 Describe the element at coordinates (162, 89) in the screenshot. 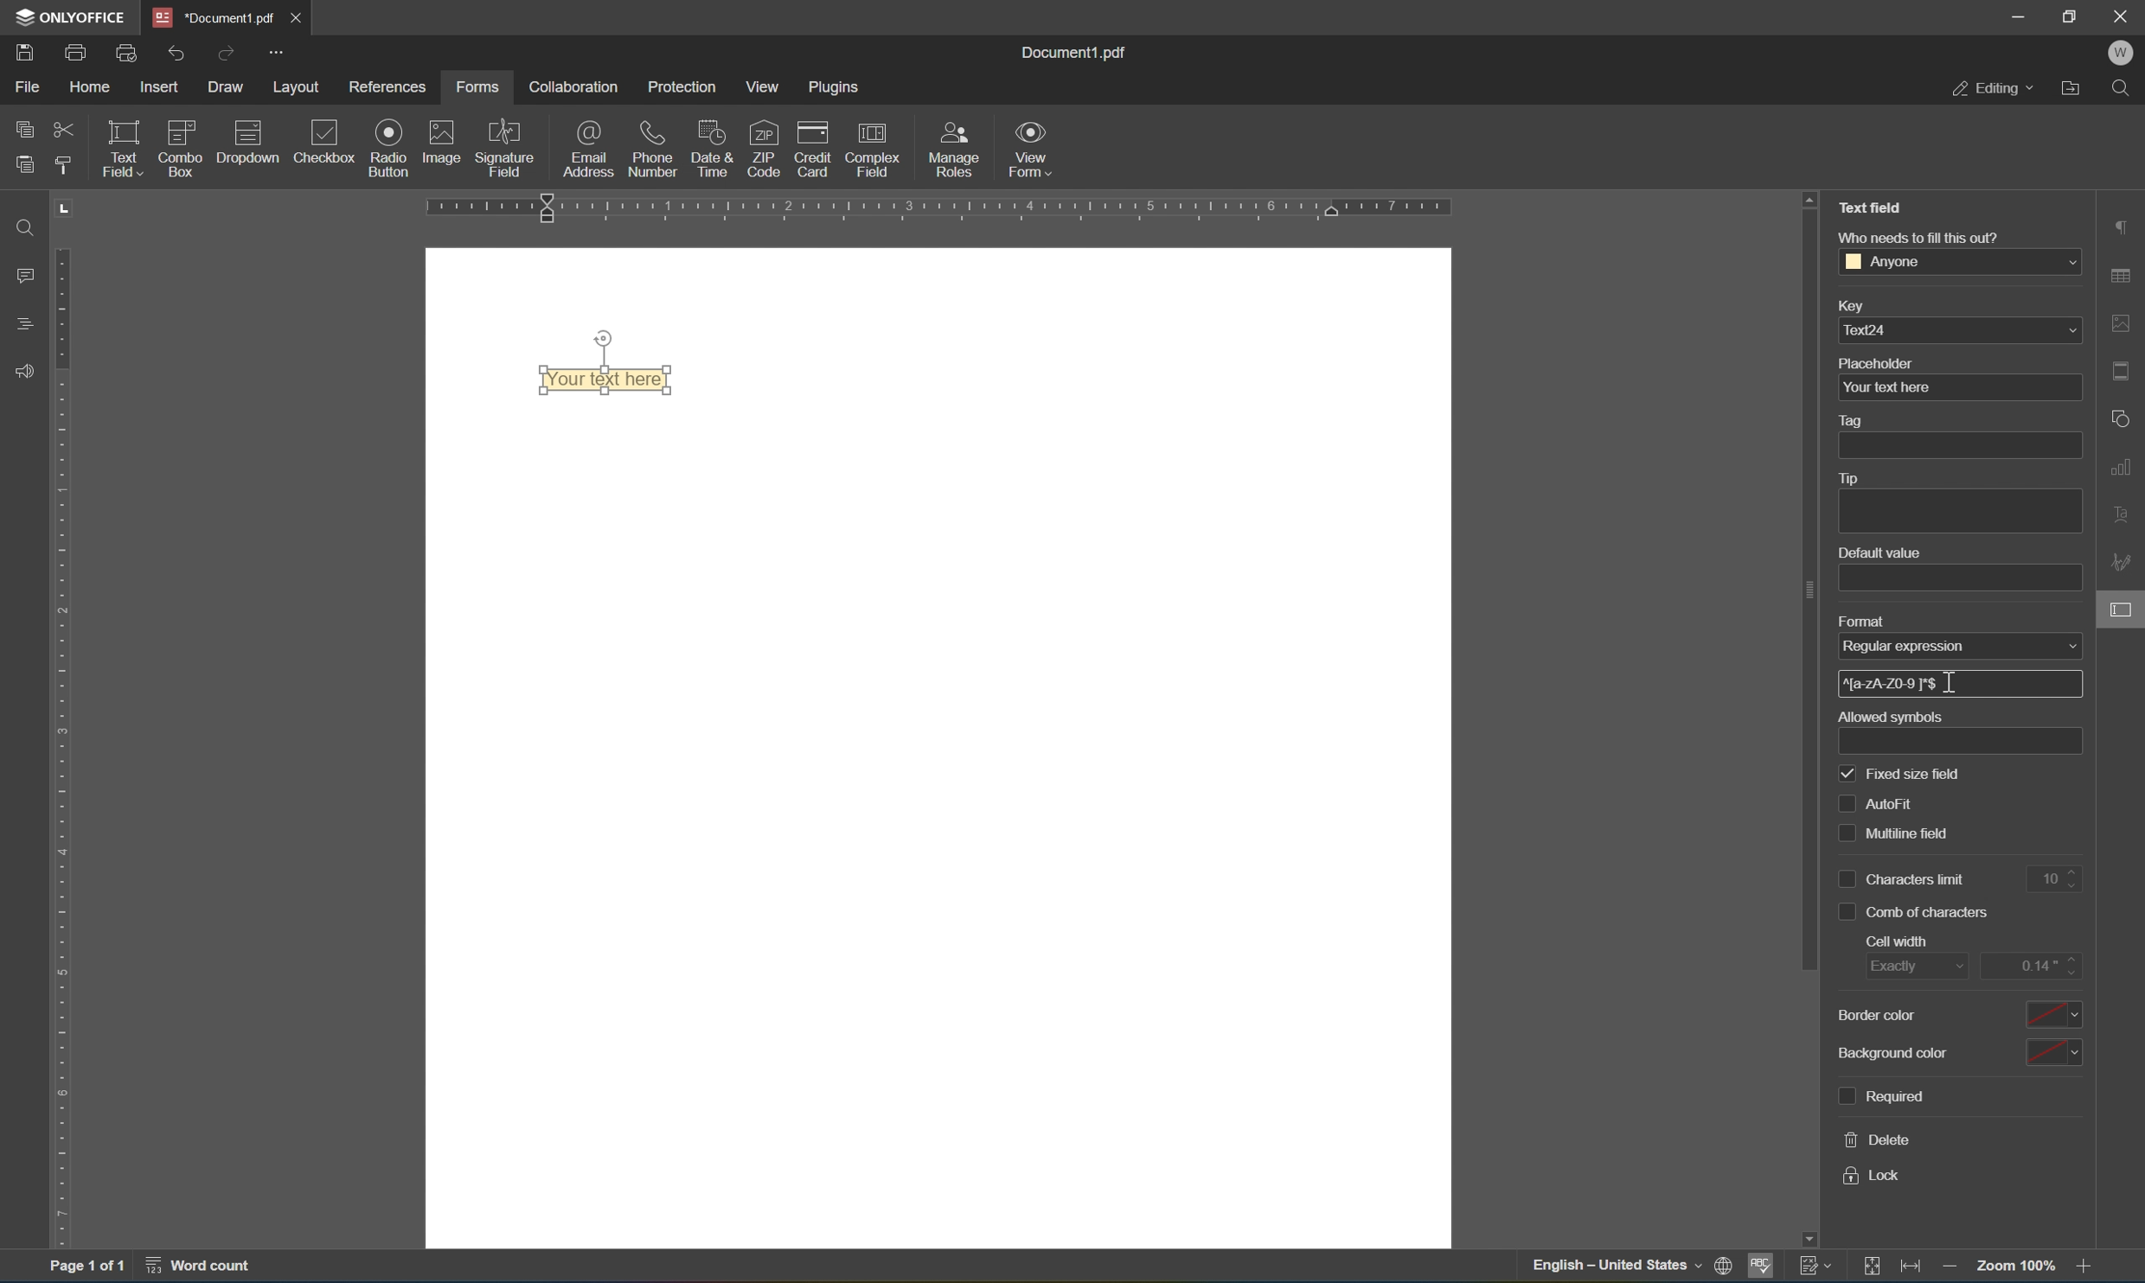

I see `insert` at that location.